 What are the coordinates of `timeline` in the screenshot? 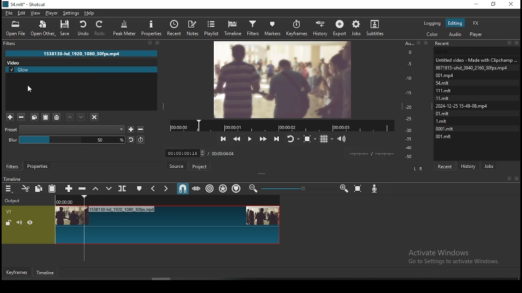 It's located at (11, 179).